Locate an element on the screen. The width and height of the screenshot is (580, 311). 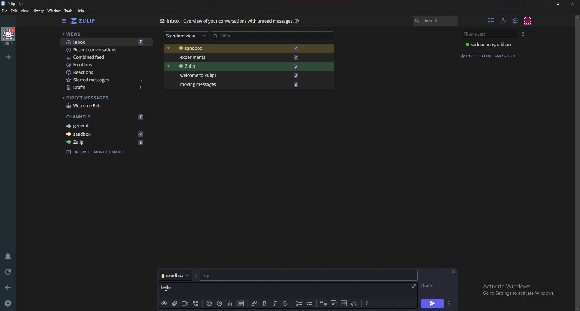
Welcome to Zulip! 3 is located at coordinates (237, 76).